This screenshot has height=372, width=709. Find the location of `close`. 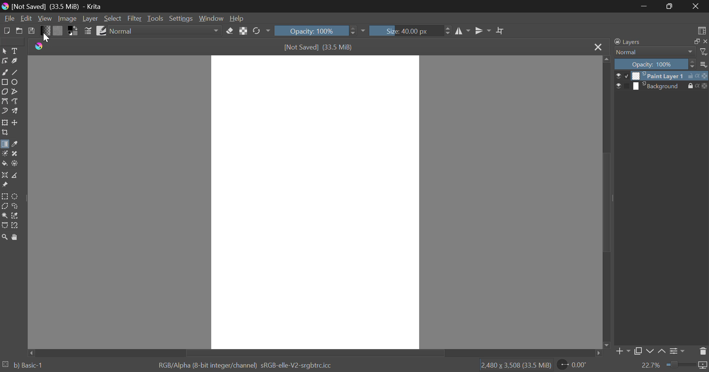

close is located at coordinates (705, 41).